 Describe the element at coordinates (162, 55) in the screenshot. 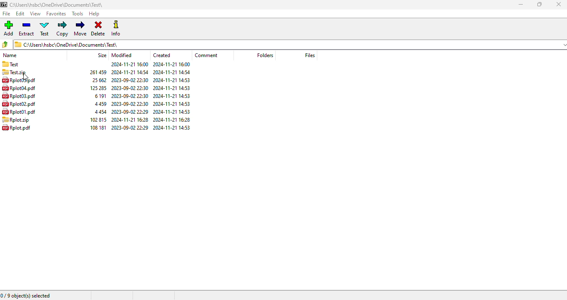

I see `created` at that location.